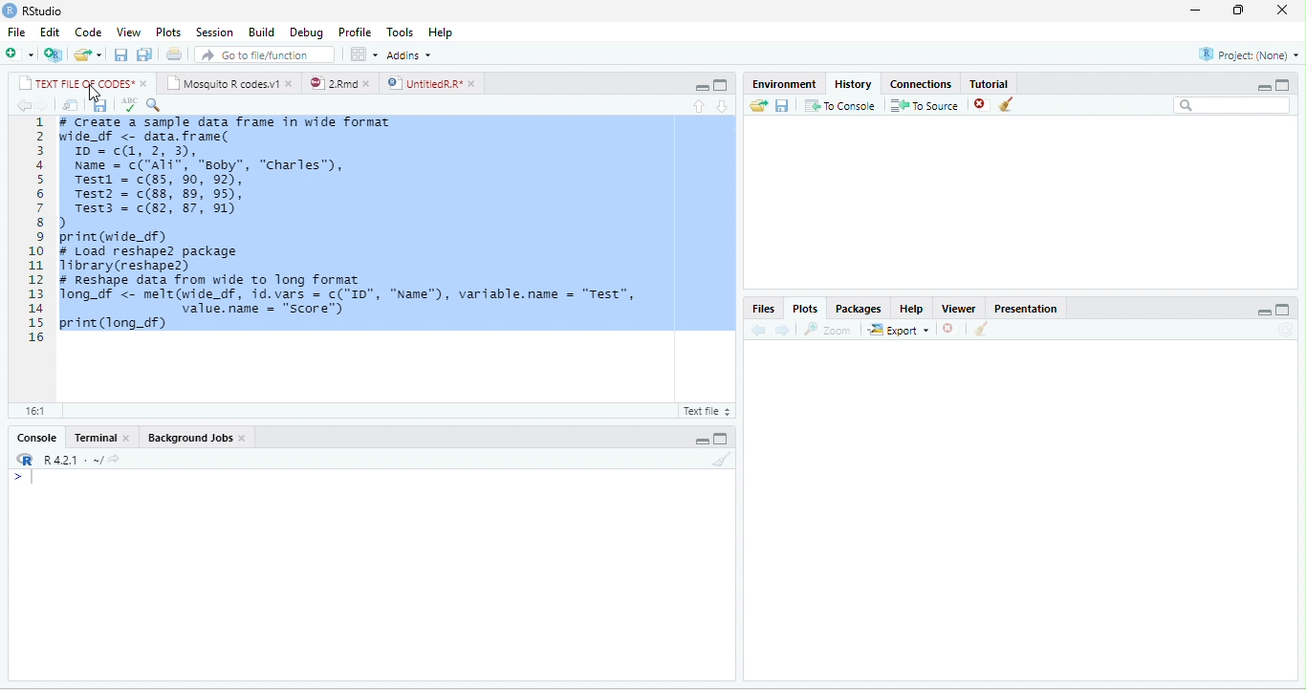 The height and width of the screenshot is (690, 1306). Describe the element at coordinates (88, 54) in the screenshot. I see `open file` at that location.